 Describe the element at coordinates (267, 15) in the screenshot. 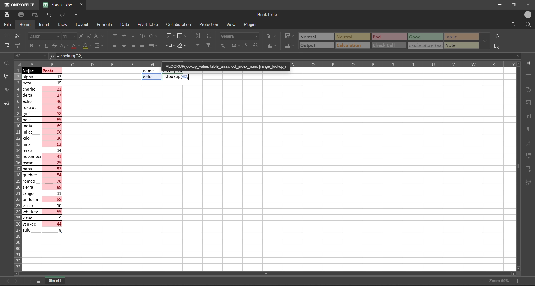

I see `book name` at that location.